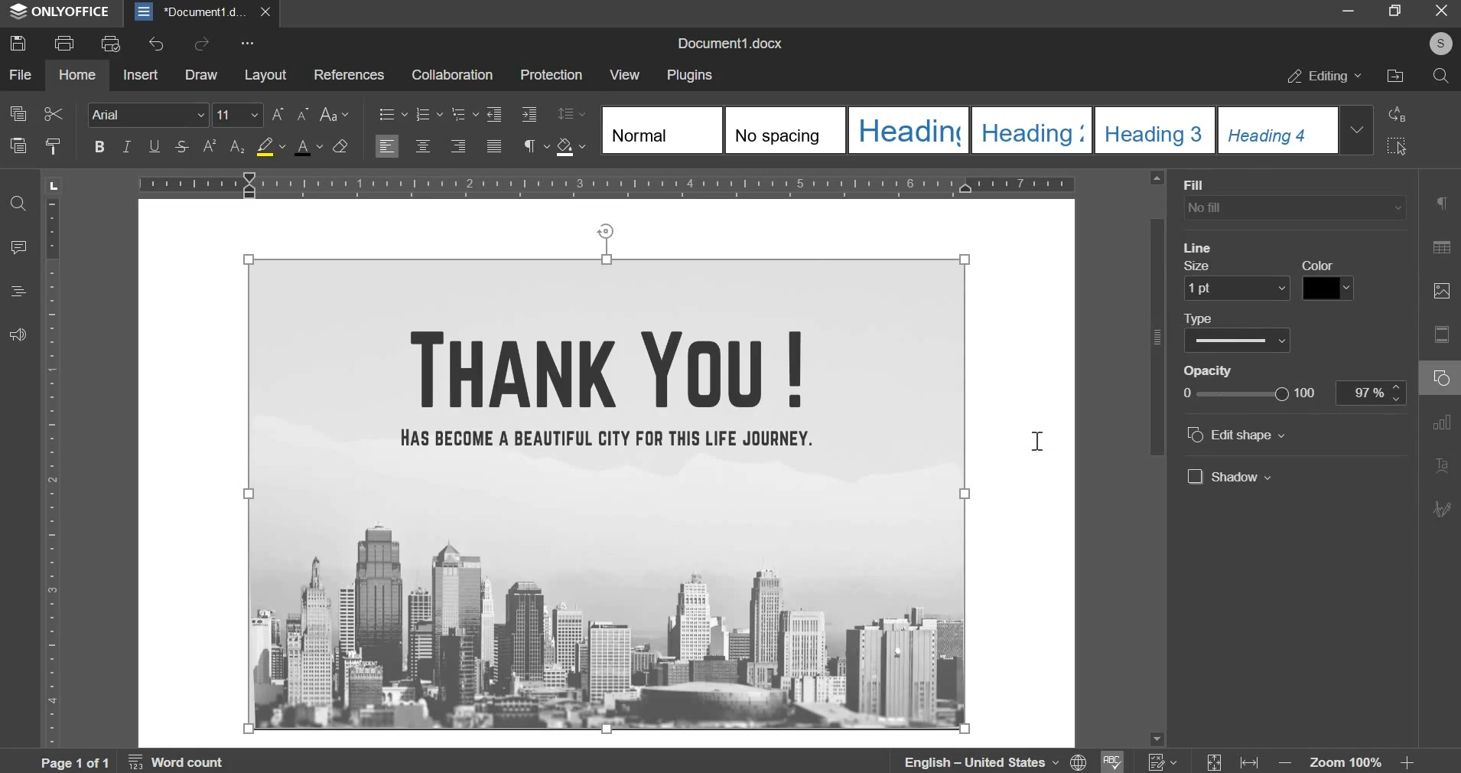  What do you see at coordinates (1275, 130) in the screenshot?
I see `Heading 4` at bounding box center [1275, 130].